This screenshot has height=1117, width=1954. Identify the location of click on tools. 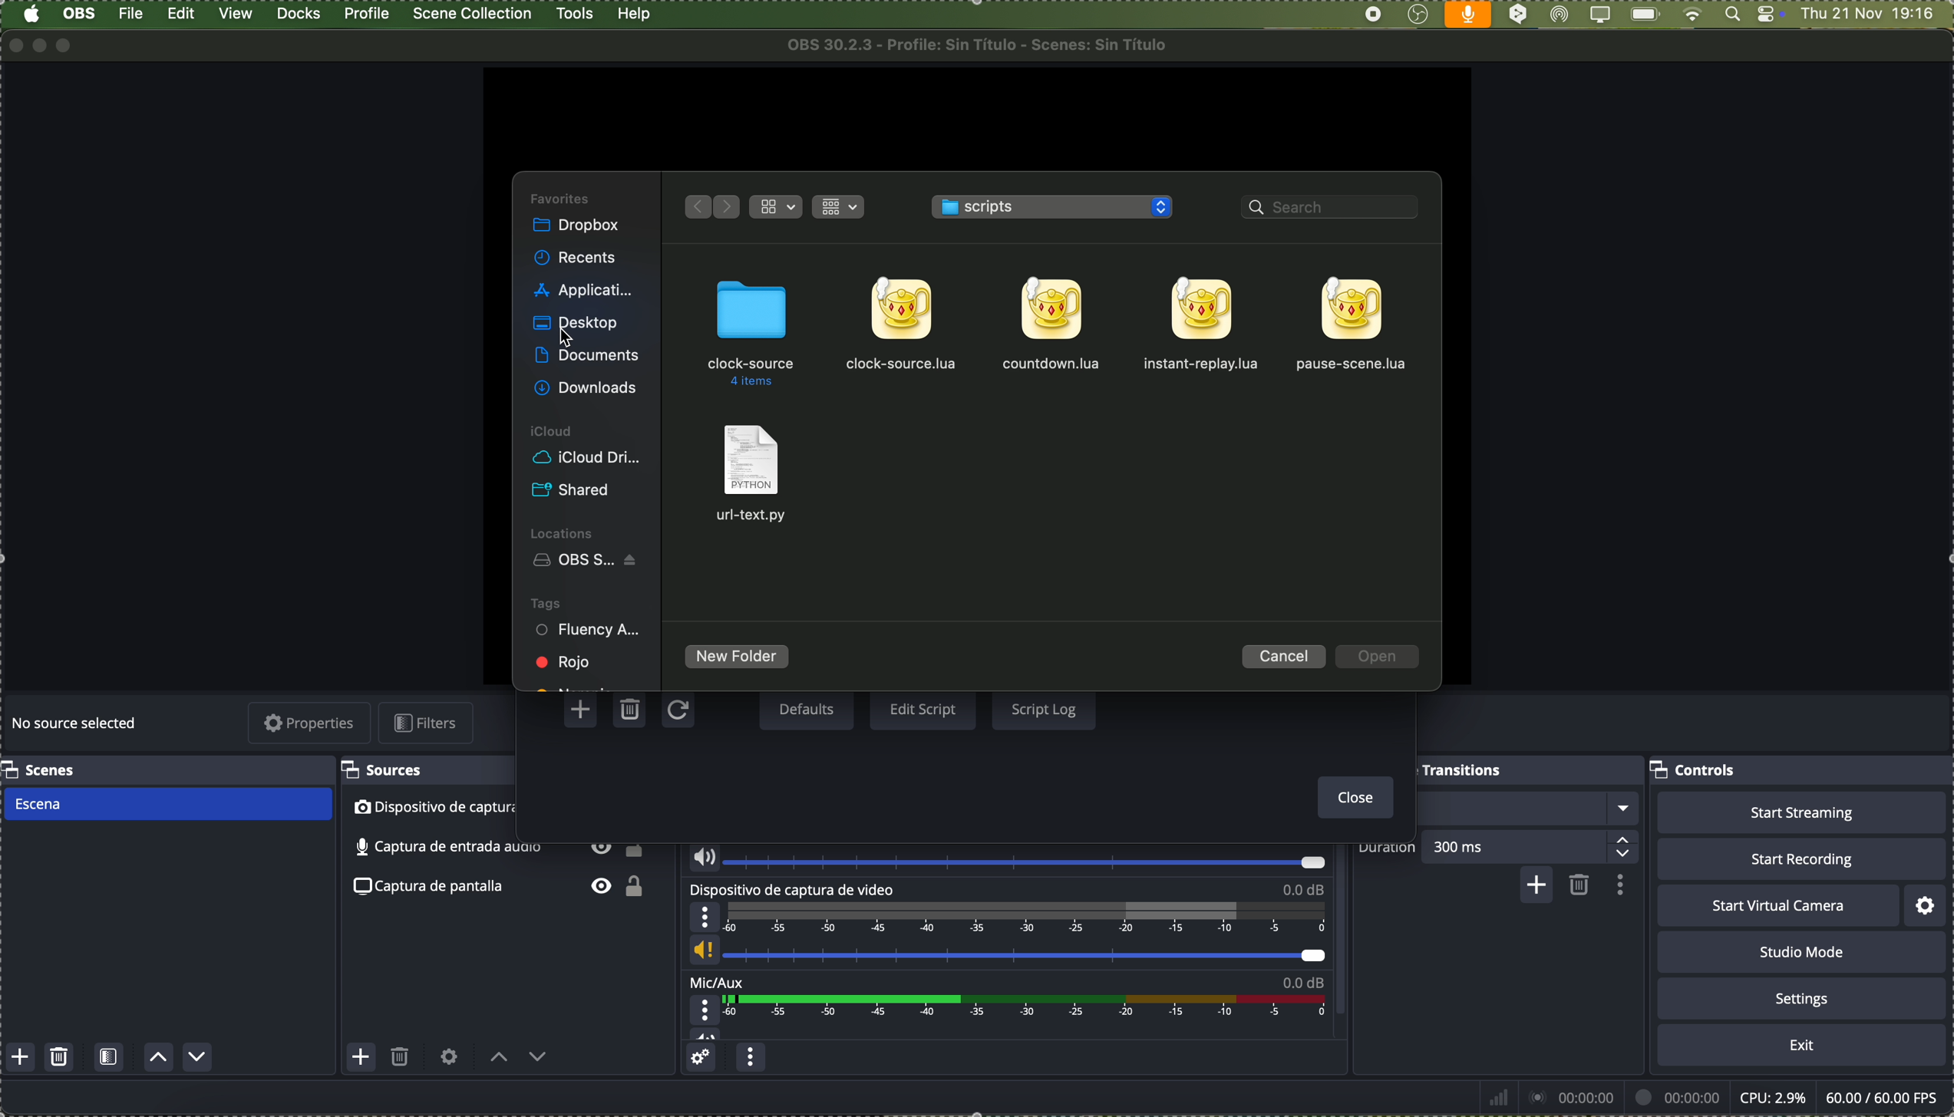
(577, 12).